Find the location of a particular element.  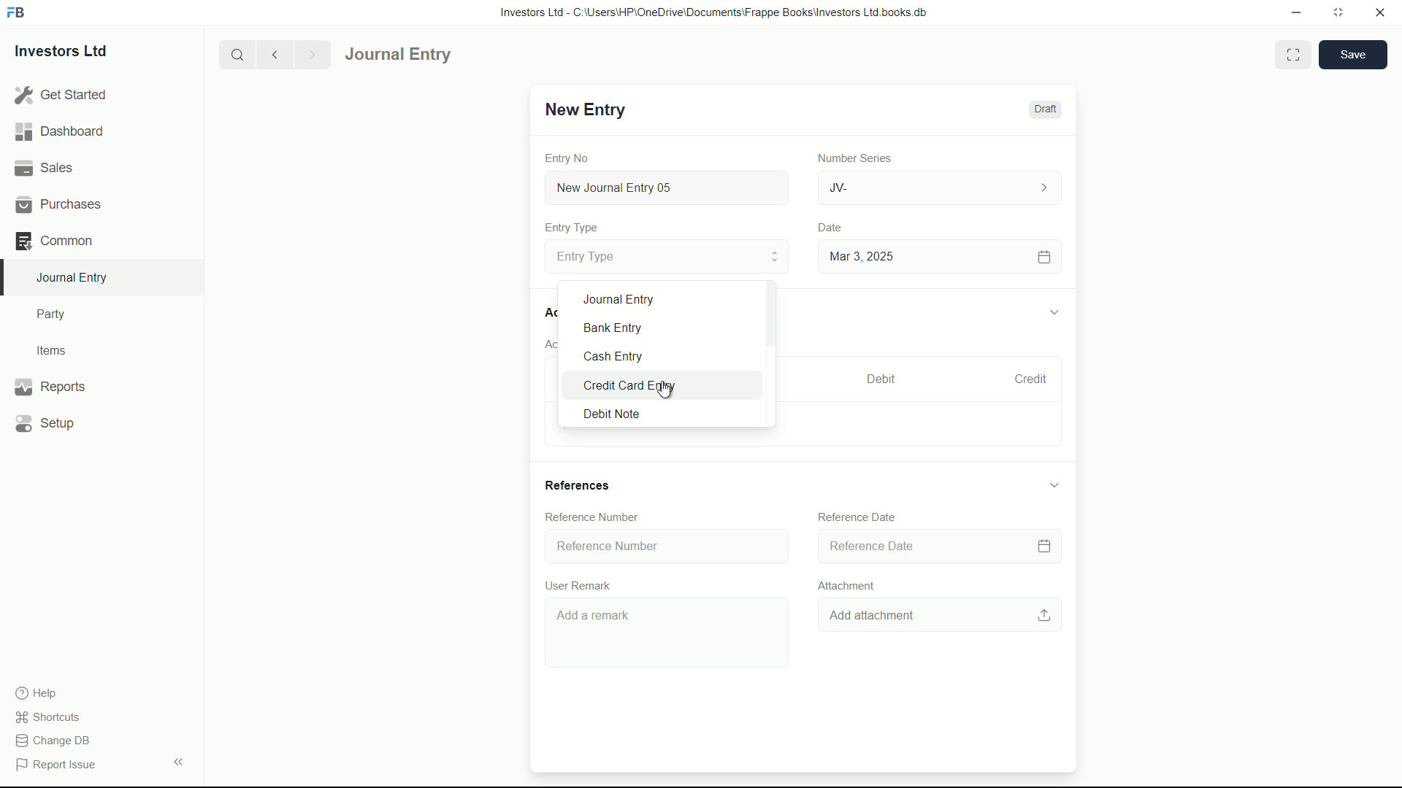

previous is located at coordinates (273, 54).